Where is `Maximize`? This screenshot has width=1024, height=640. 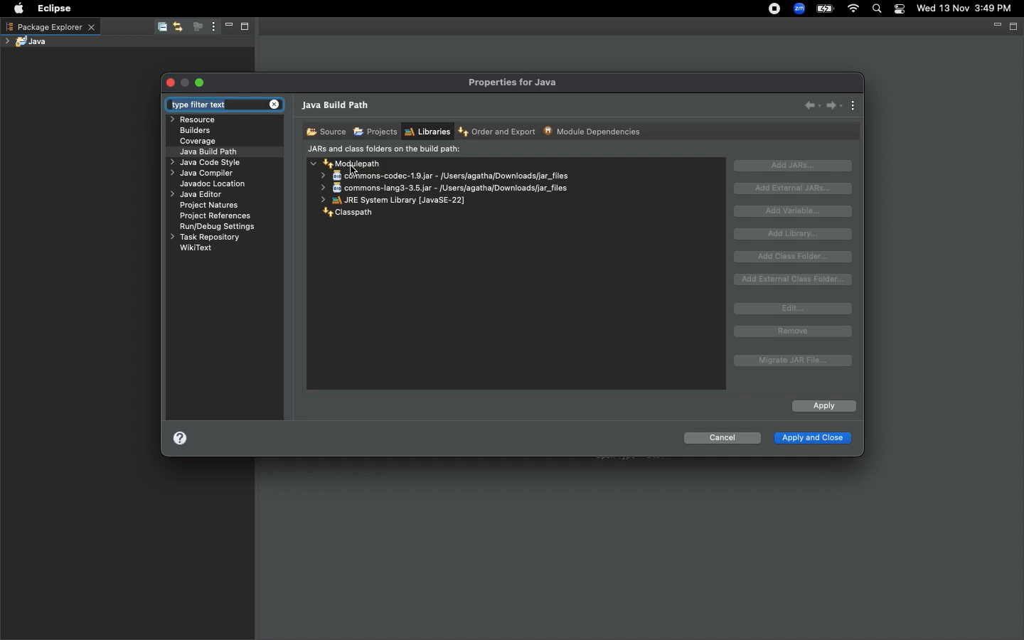 Maximize is located at coordinates (201, 82).